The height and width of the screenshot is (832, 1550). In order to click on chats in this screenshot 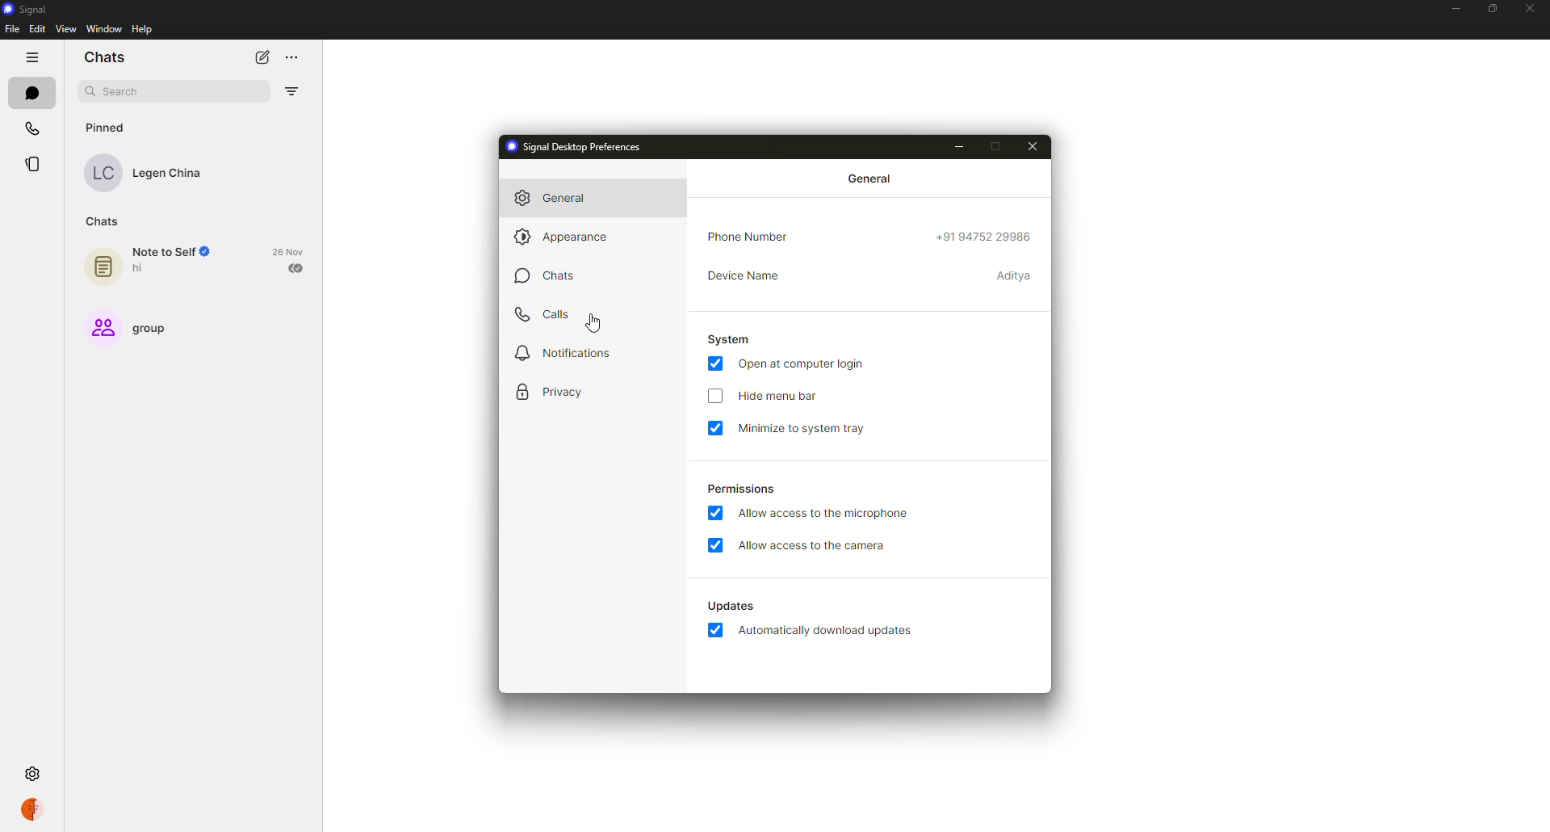, I will do `click(108, 55)`.